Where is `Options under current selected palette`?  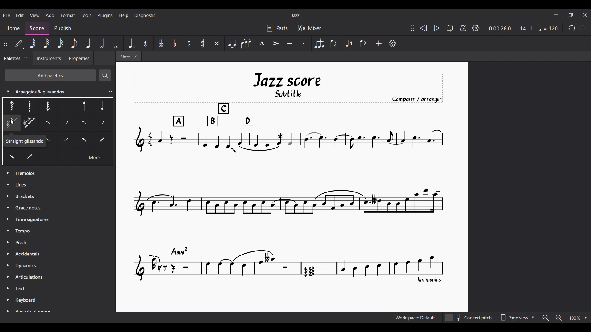
Options under current selected palette is located at coordinates (10, 105).